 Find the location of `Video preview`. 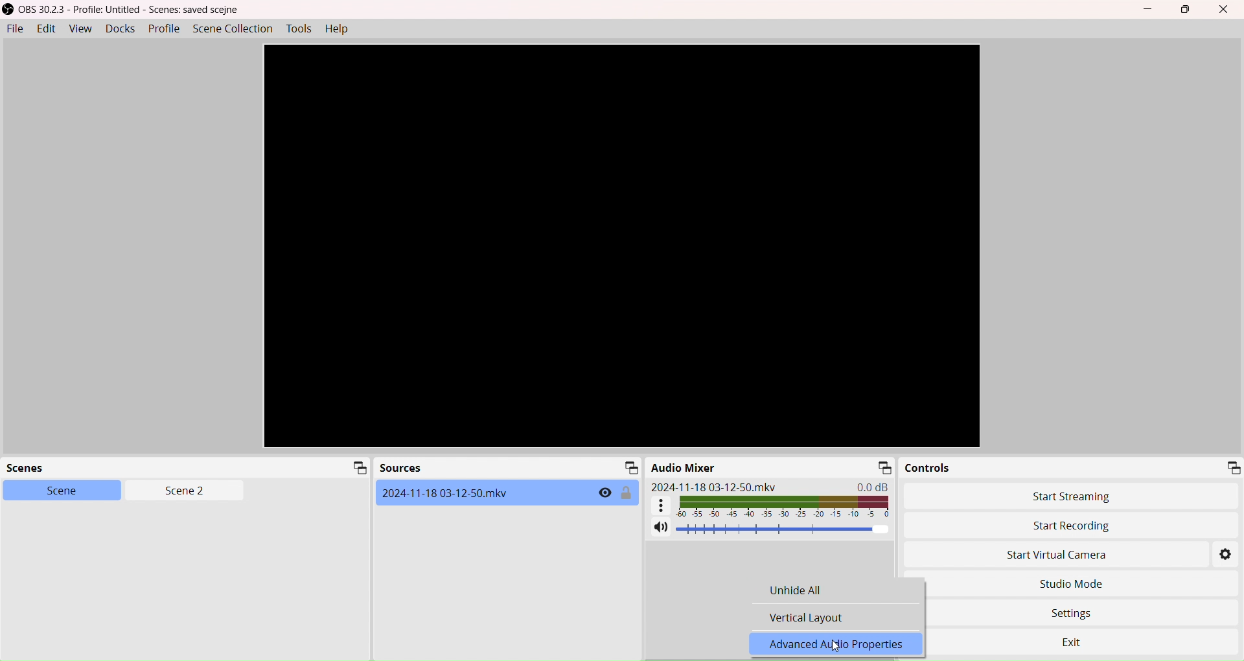

Video preview is located at coordinates (621, 246).